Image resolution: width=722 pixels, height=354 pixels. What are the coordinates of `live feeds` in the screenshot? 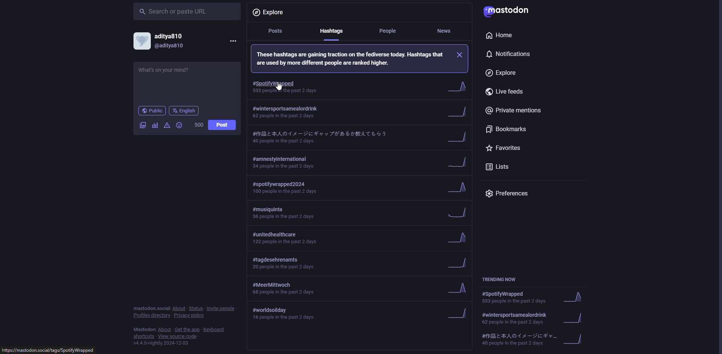 It's located at (507, 91).